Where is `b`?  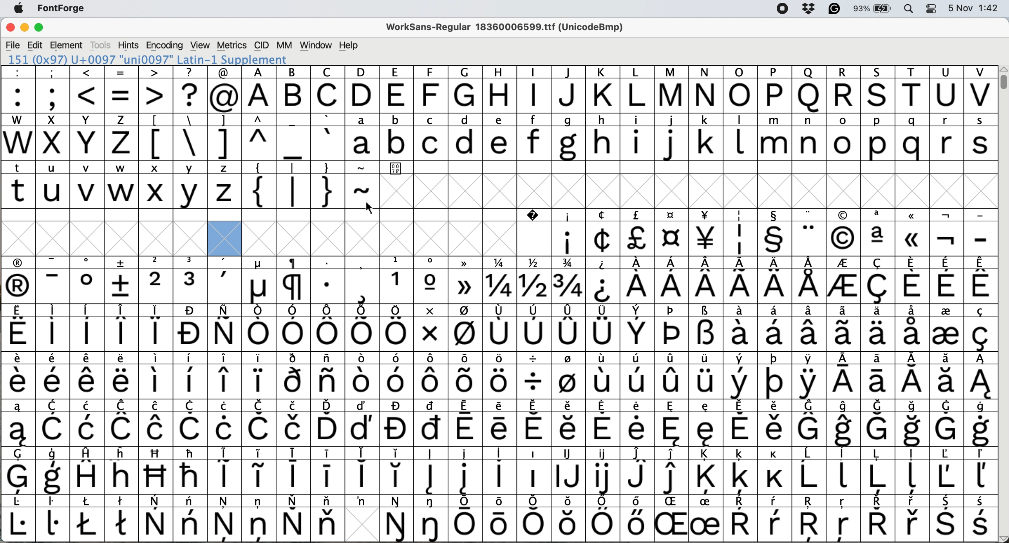 b is located at coordinates (396, 138).